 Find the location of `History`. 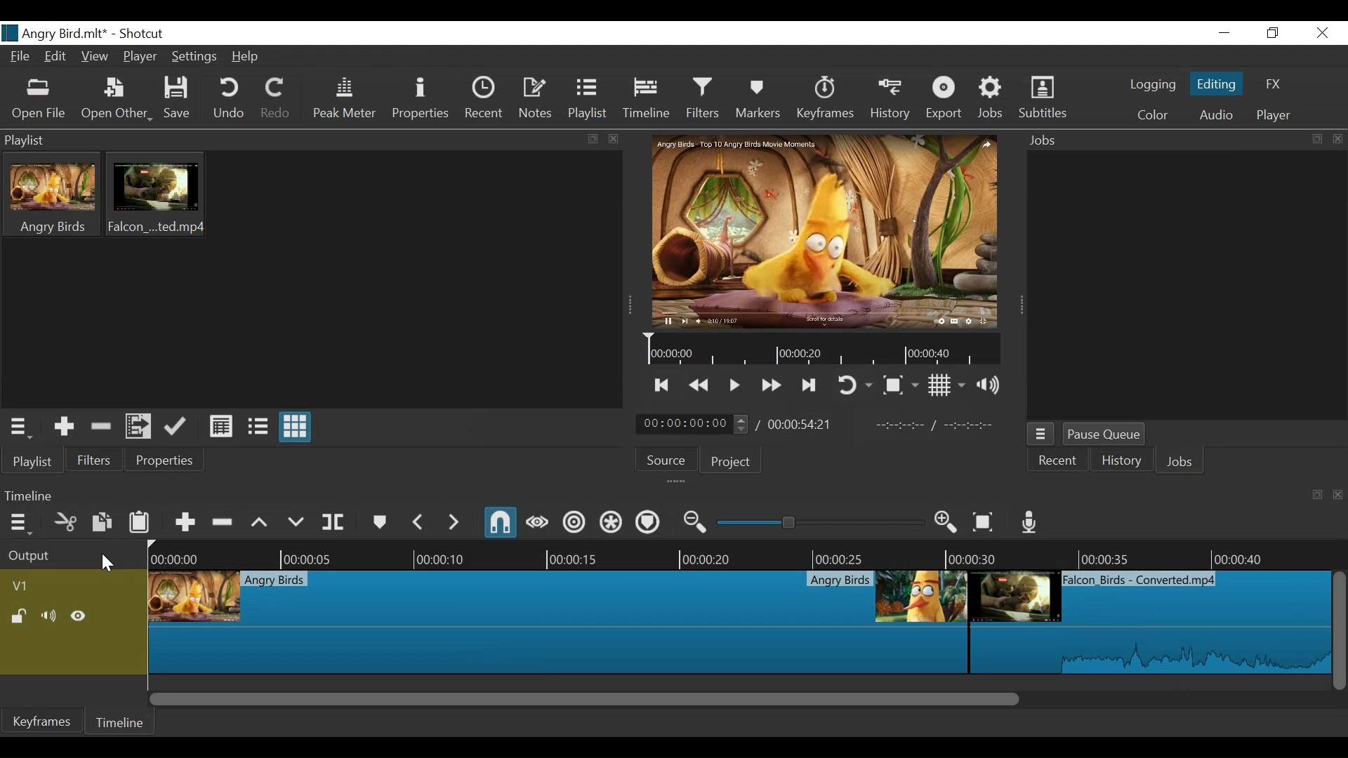

History is located at coordinates (1123, 460).